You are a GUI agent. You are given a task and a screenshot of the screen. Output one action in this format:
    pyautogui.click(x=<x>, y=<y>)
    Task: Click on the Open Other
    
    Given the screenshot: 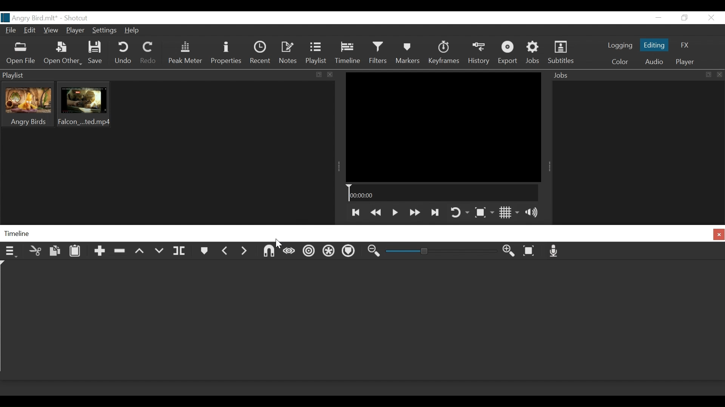 What is the action you would take?
    pyautogui.click(x=63, y=54)
    